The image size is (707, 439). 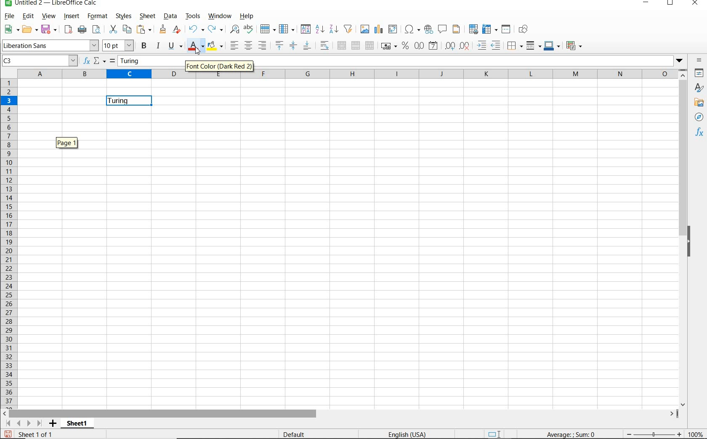 I want to click on HELP, so click(x=248, y=16).